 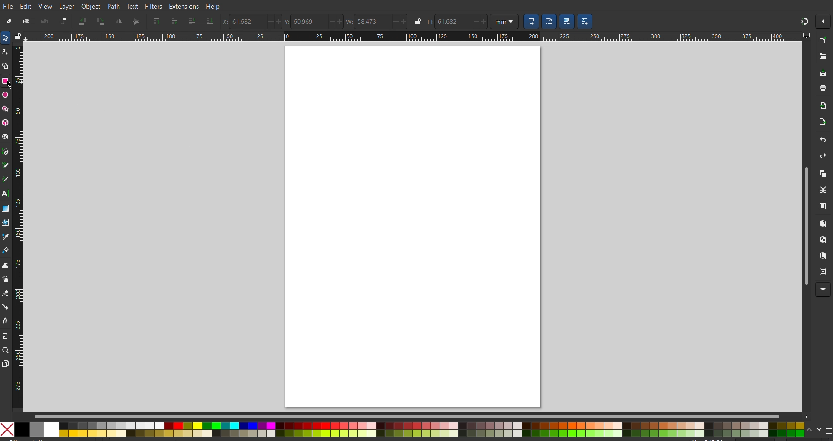 What do you see at coordinates (310, 22) in the screenshot?
I see `60.969` at bounding box center [310, 22].